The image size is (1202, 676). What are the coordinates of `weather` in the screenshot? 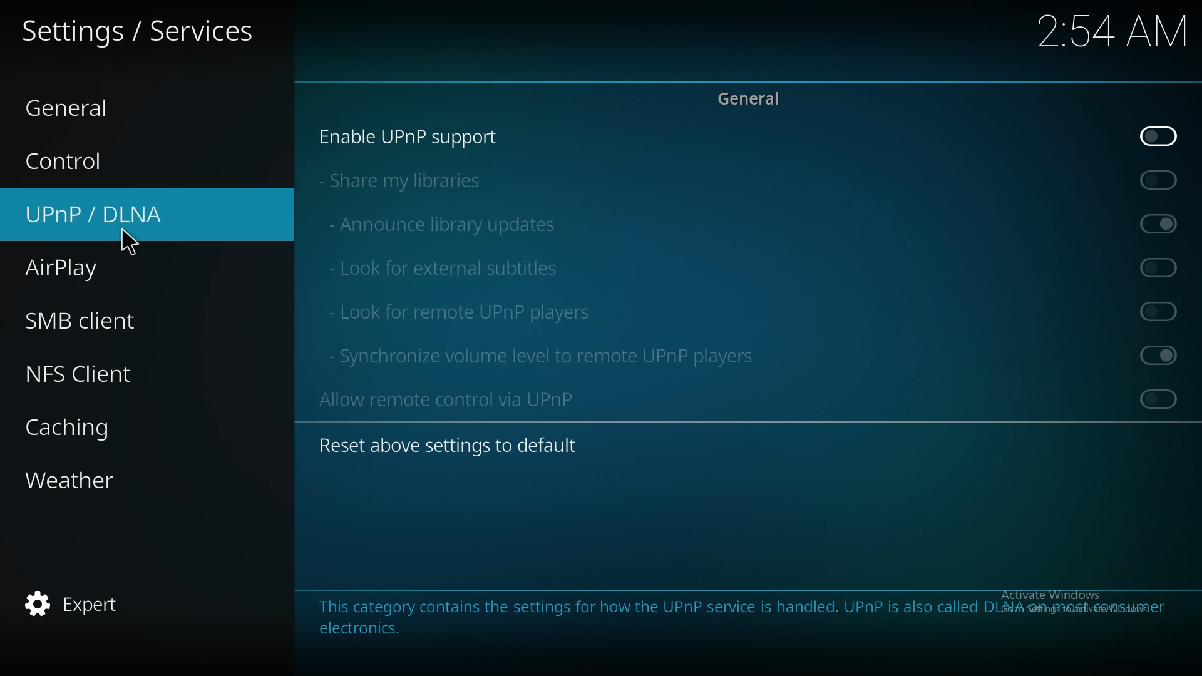 It's located at (91, 479).